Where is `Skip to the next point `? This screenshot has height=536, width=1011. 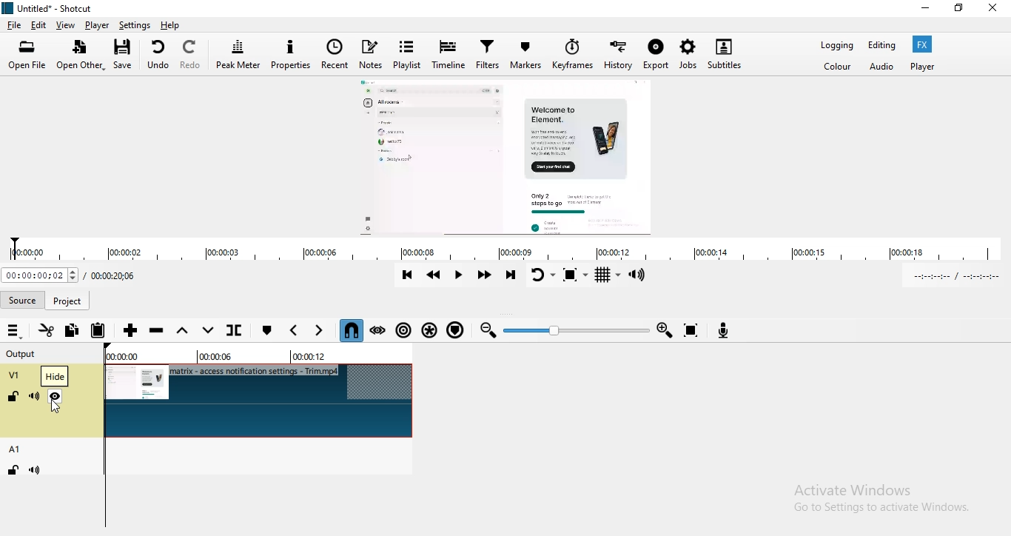
Skip to the next point  is located at coordinates (512, 276).